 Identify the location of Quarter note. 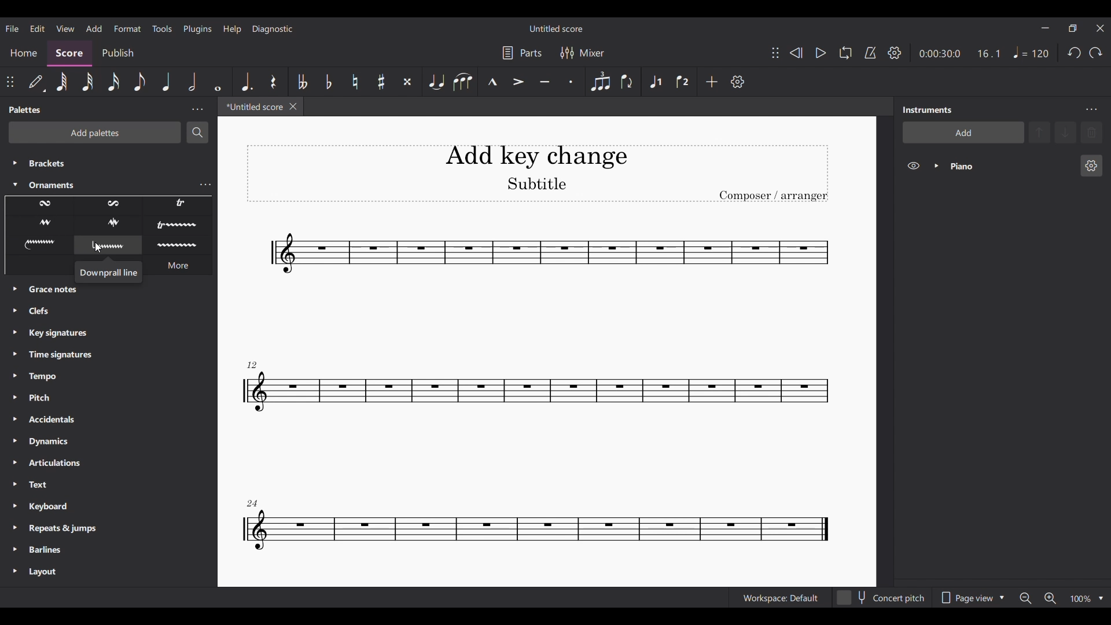
(167, 81).